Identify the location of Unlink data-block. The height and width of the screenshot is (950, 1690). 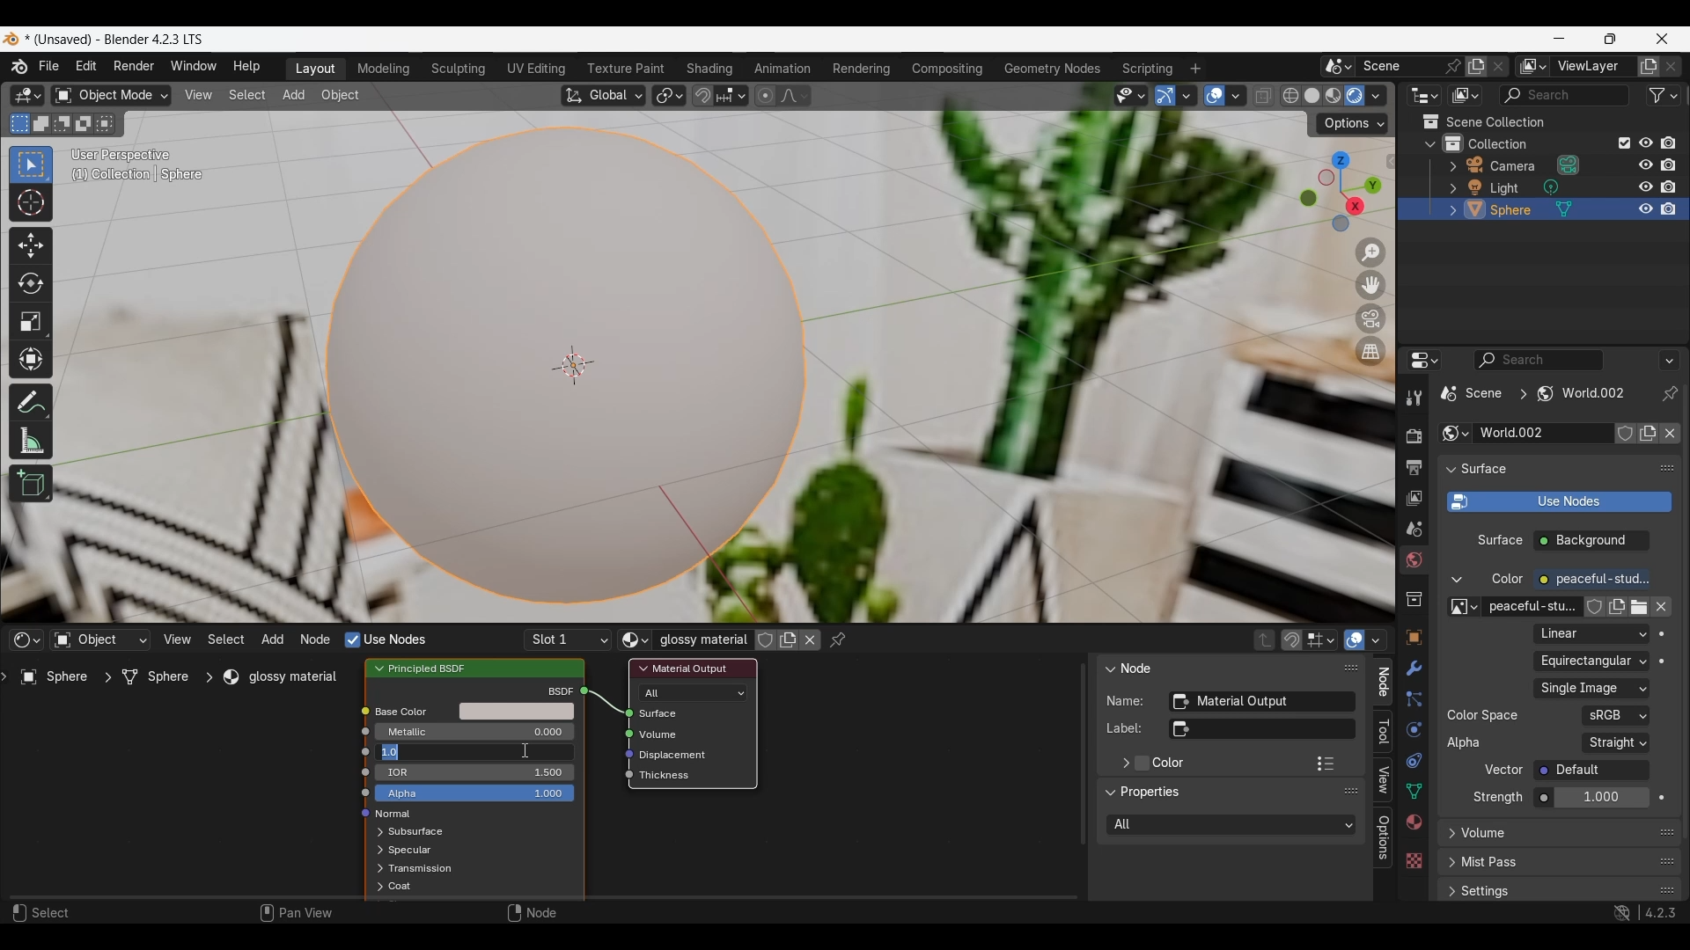
(1670, 434).